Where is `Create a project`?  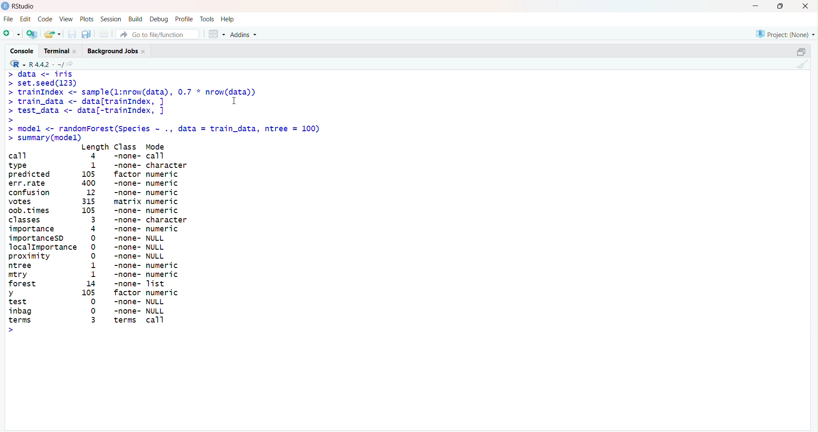
Create a project is located at coordinates (32, 33).